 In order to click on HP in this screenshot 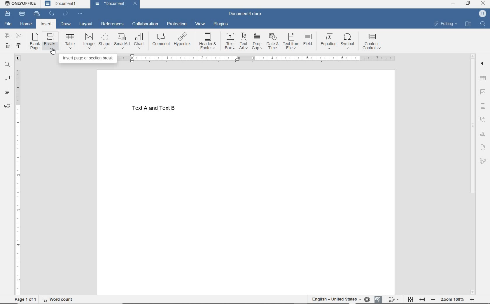, I will do `click(482, 14)`.